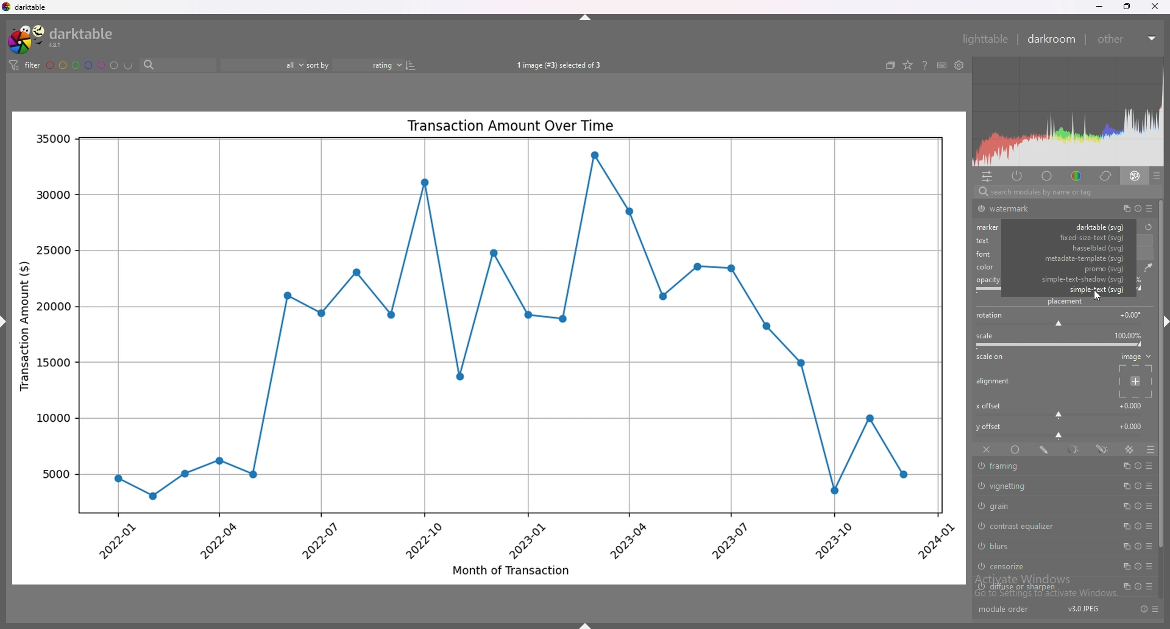 The image size is (1170, 629). I want to click on hide, so click(586, 17).